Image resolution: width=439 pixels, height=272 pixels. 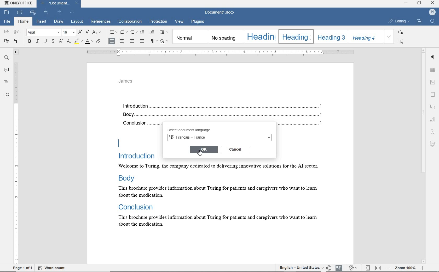 What do you see at coordinates (235, 149) in the screenshot?
I see `cancel` at bounding box center [235, 149].